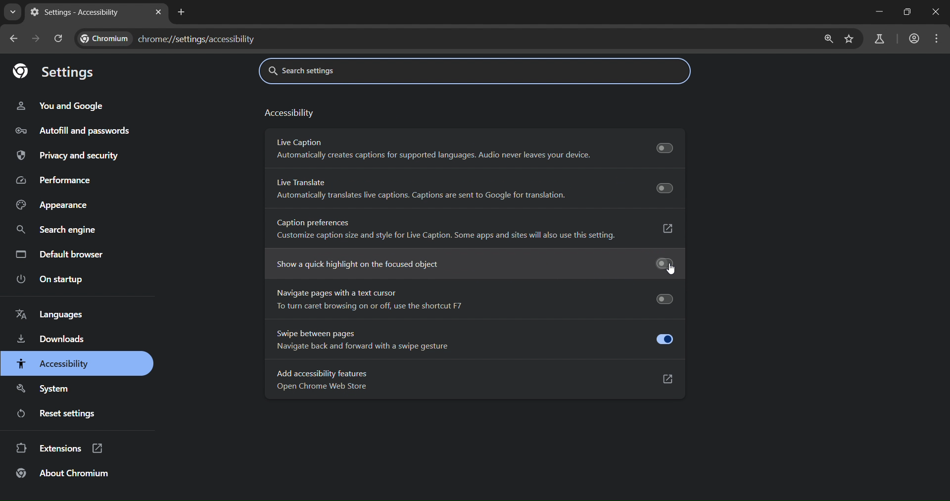 The height and width of the screenshot is (501, 950). Describe the element at coordinates (37, 42) in the screenshot. I see `go  forward one page` at that location.